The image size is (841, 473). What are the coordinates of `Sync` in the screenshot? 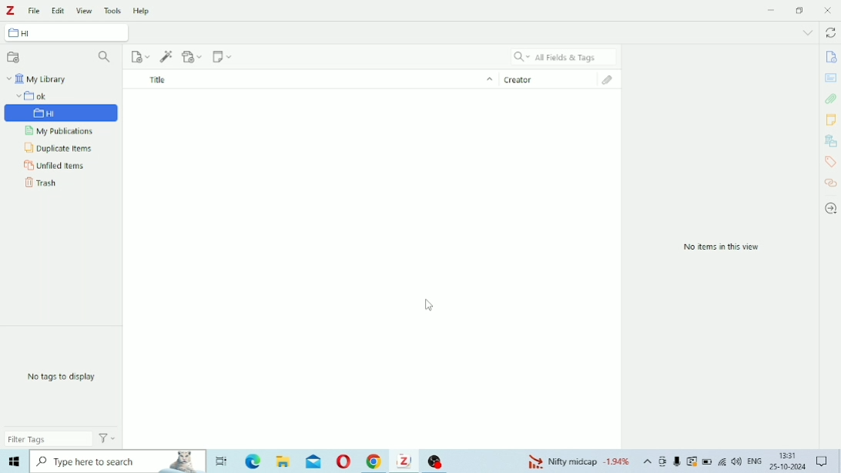 It's located at (830, 32).